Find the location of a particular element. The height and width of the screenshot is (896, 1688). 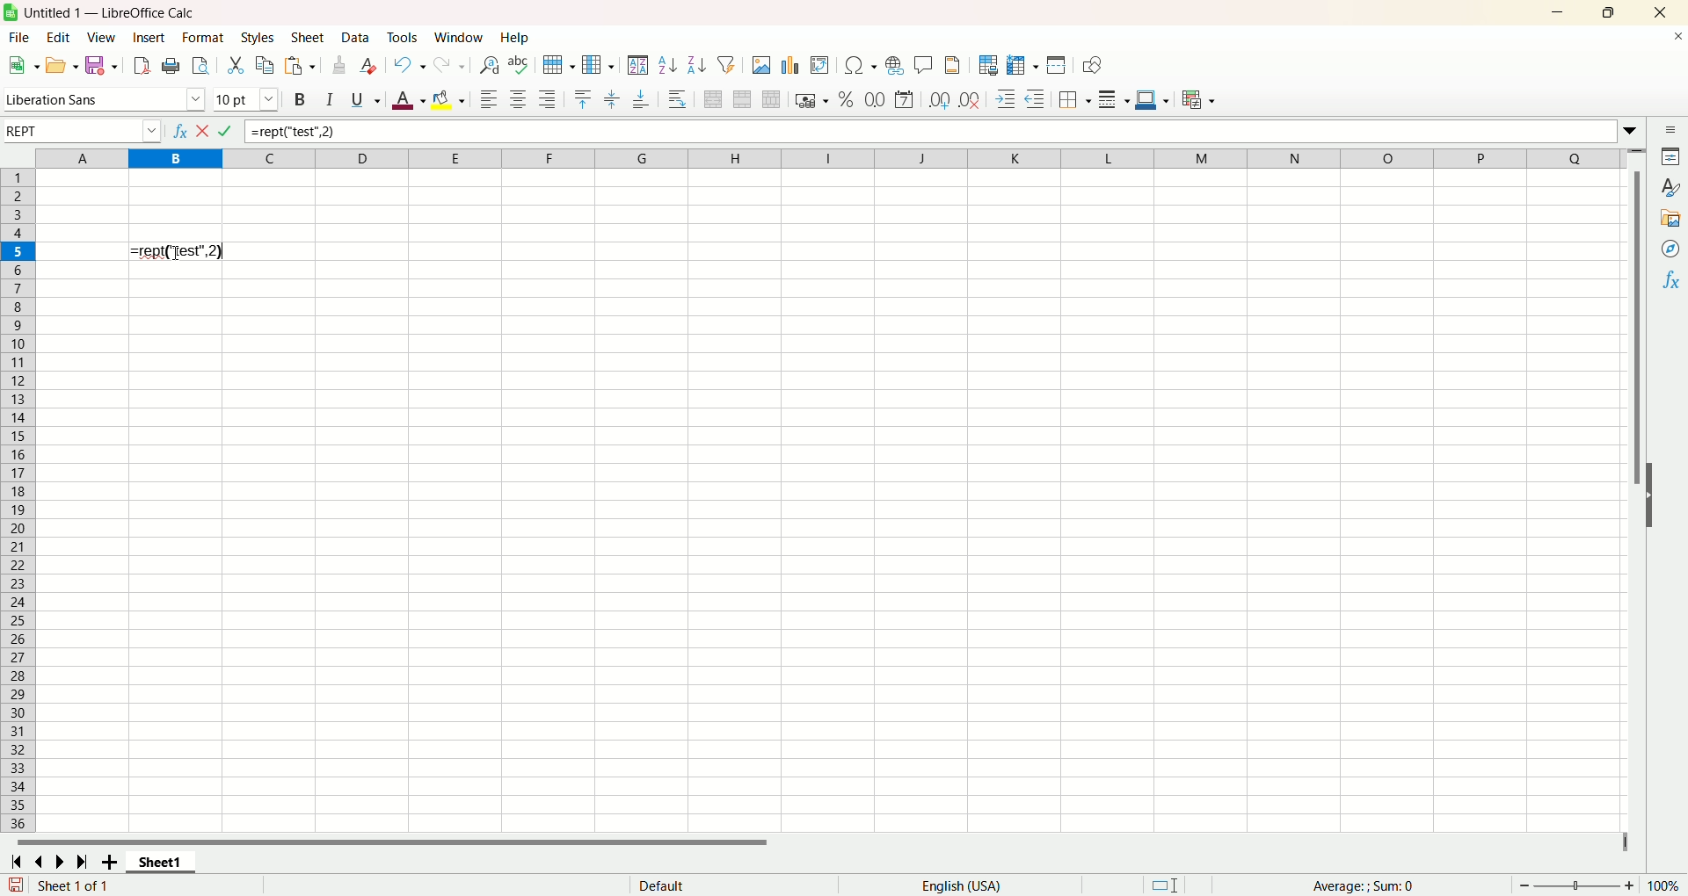

close is located at coordinates (1673, 40).